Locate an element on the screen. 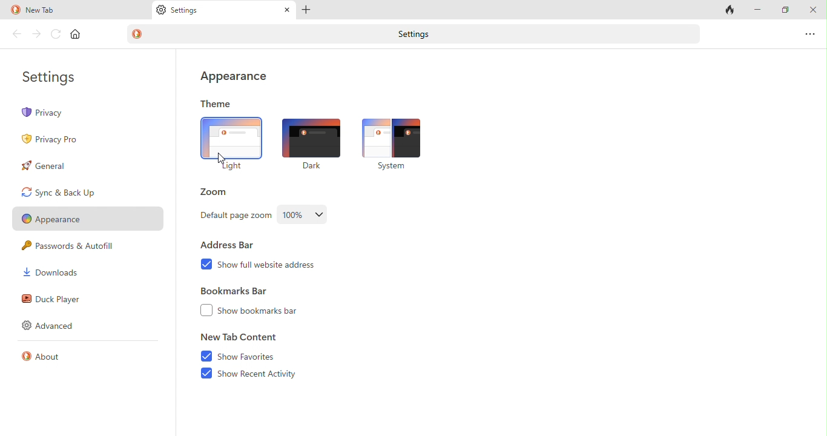  cursor is located at coordinates (222, 159).